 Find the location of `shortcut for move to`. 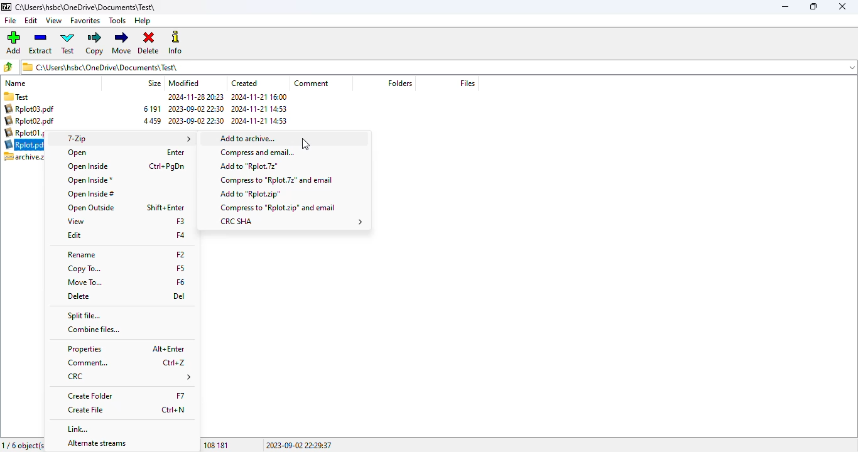

shortcut for move to is located at coordinates (182, 282).